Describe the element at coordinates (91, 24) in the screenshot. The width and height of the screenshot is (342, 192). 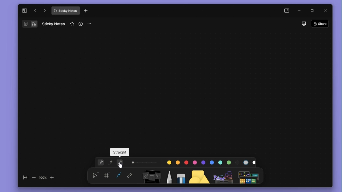
I see `more` at that location.